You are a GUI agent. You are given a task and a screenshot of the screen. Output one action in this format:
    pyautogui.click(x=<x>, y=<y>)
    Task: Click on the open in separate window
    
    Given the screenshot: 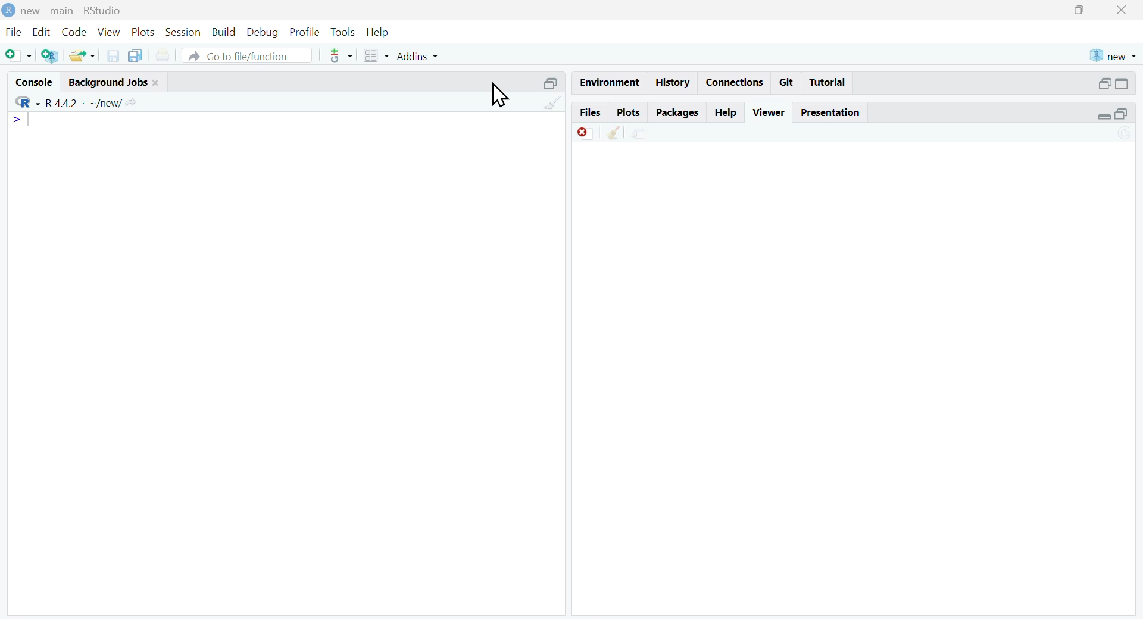 What is the action you would take?
    pyautogui.click(x=1121, y=114)
    